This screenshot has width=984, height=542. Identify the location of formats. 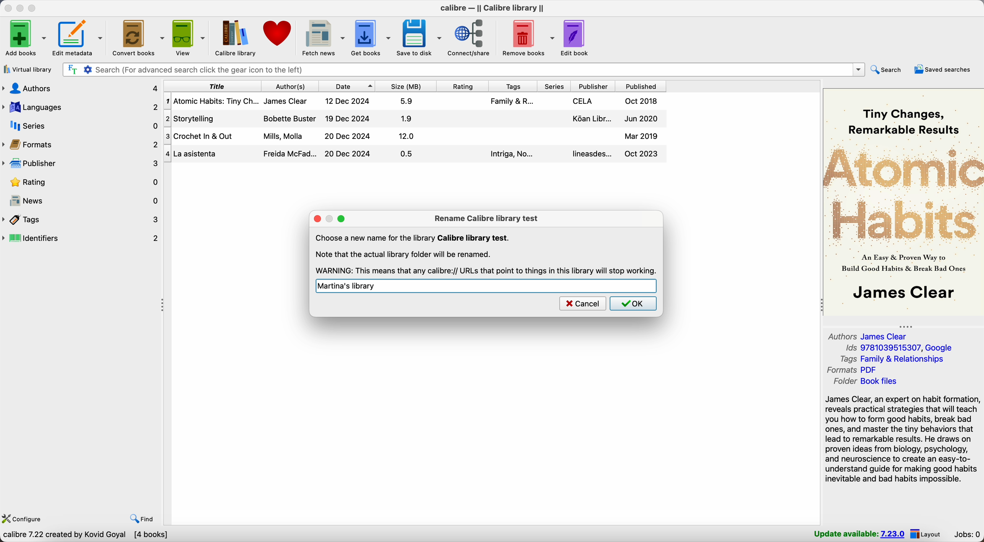
(81, 144).